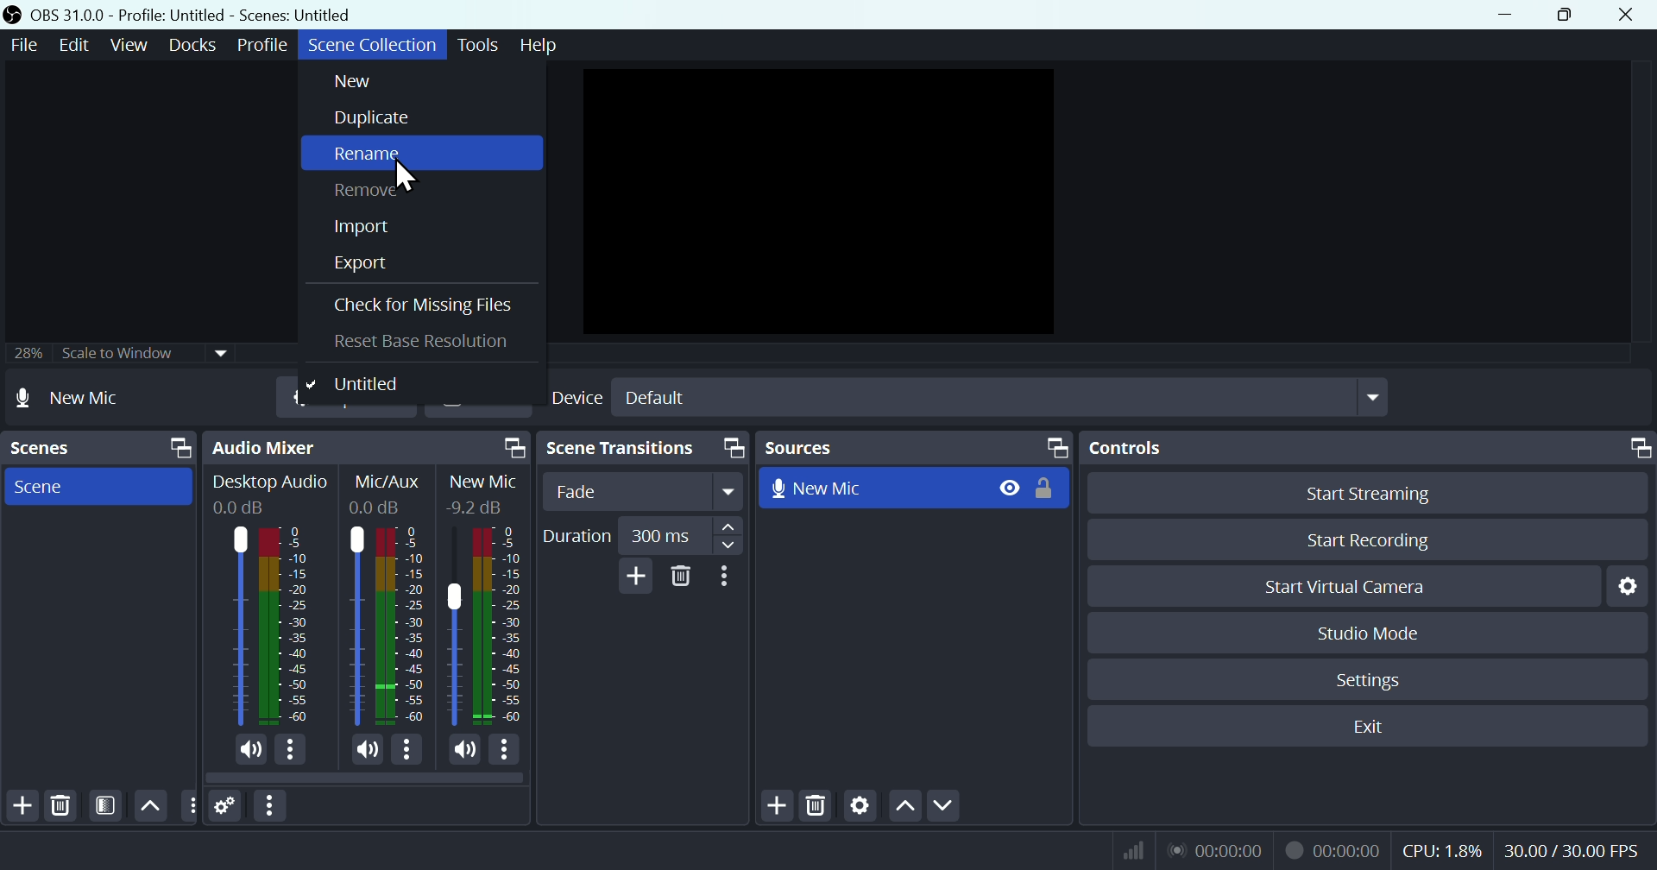 The image size is (1657, 870). Describe the element at coordinates (479, 48) in the screenshot. I see `Tools` at that location.